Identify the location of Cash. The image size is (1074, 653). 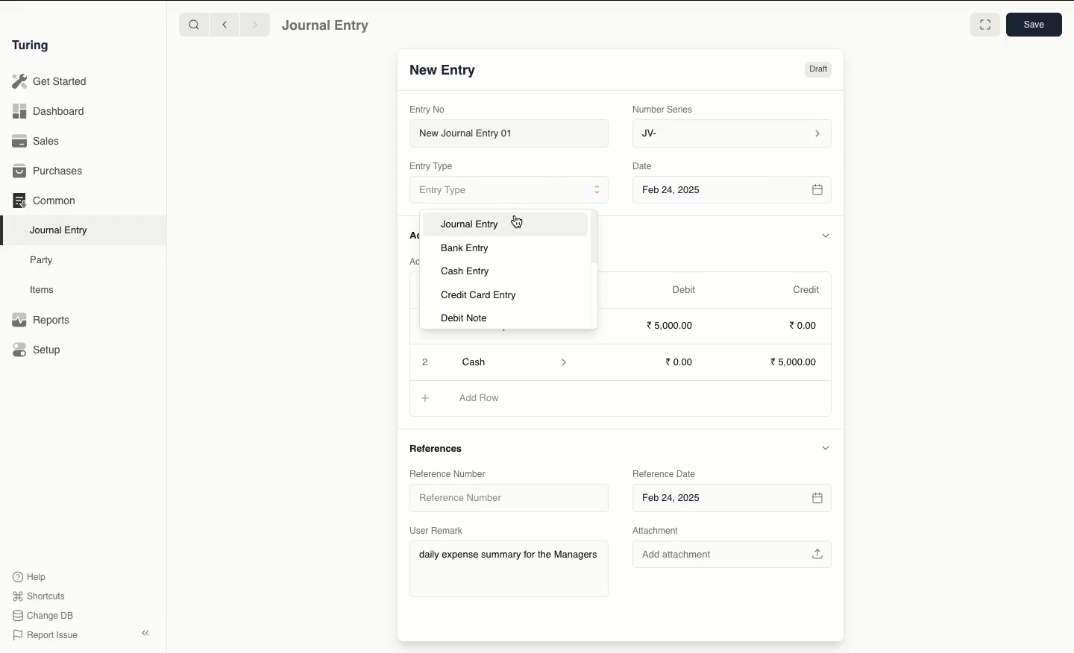
(511, 361).